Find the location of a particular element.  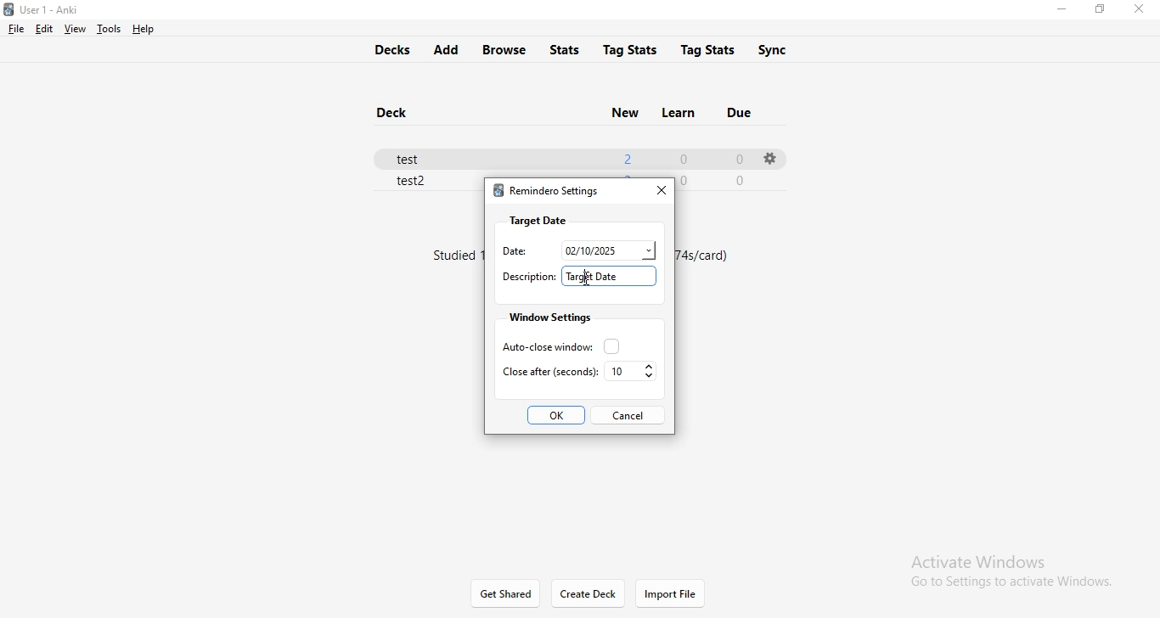

target date is located at coordinates (611, 276).